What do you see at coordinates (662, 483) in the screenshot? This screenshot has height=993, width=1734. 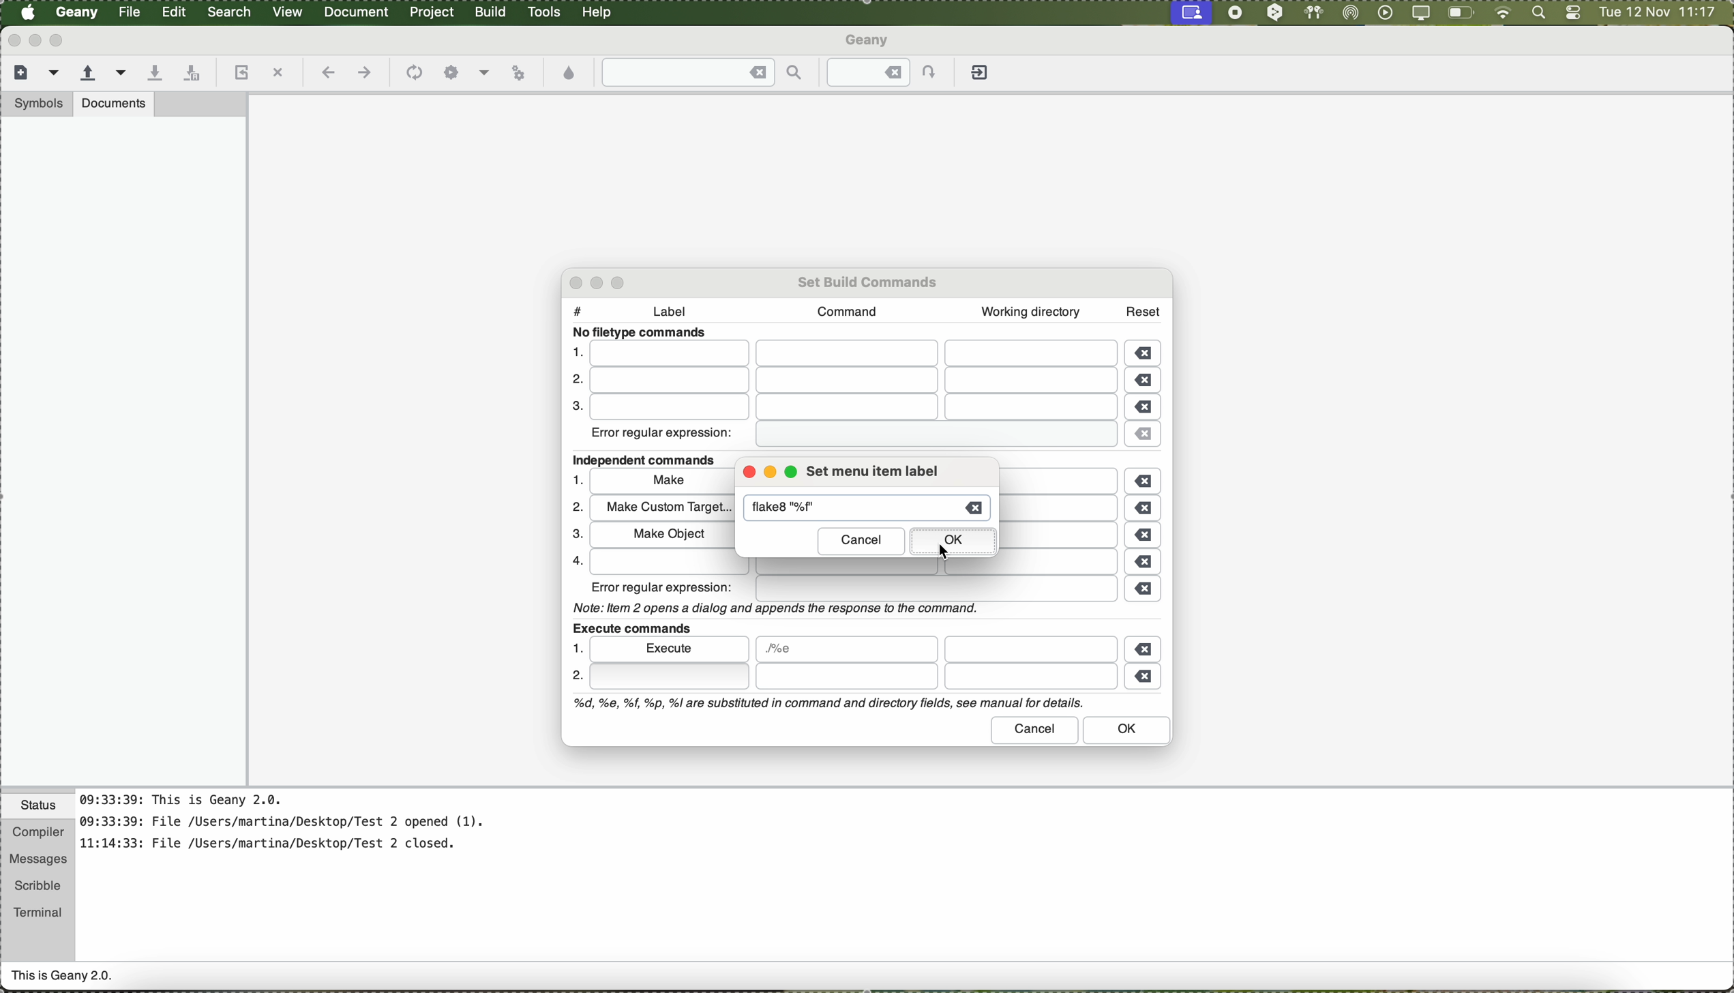 I see `make` at bounding box center [662, 483].